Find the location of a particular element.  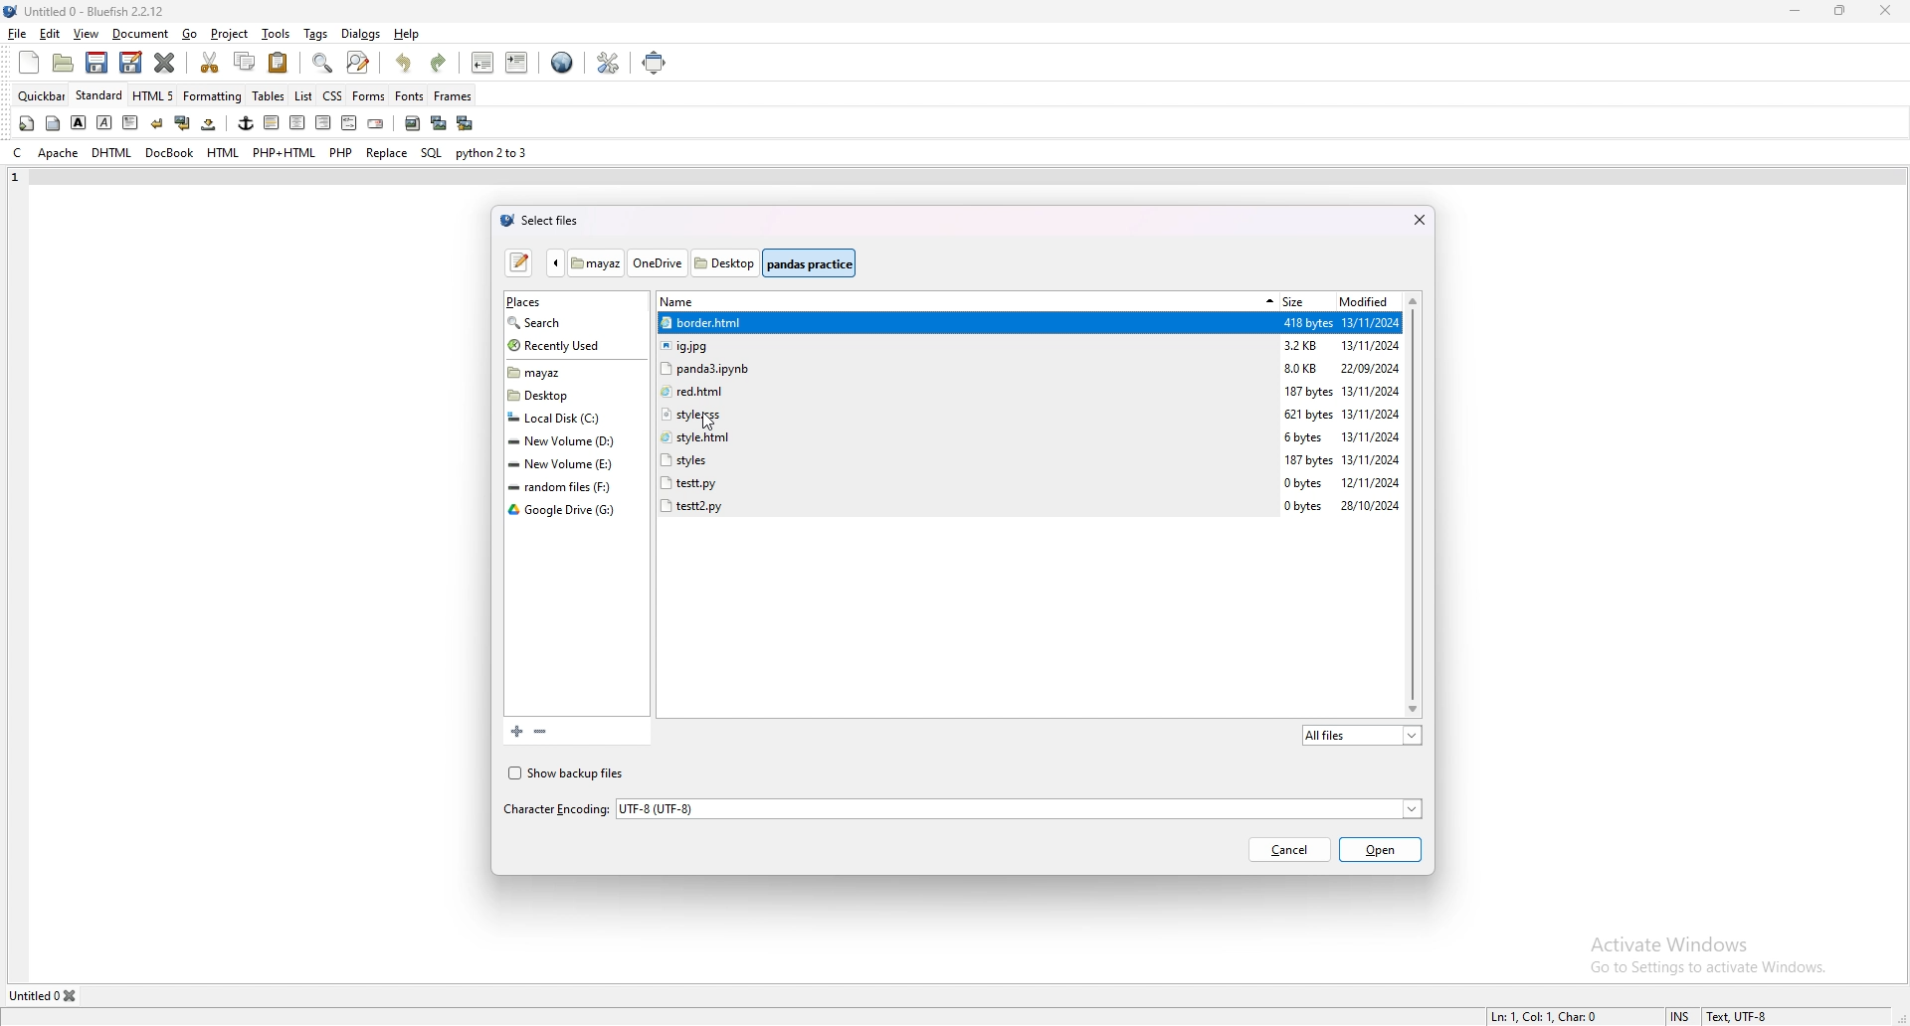

file is located at coordinates (966, 504).